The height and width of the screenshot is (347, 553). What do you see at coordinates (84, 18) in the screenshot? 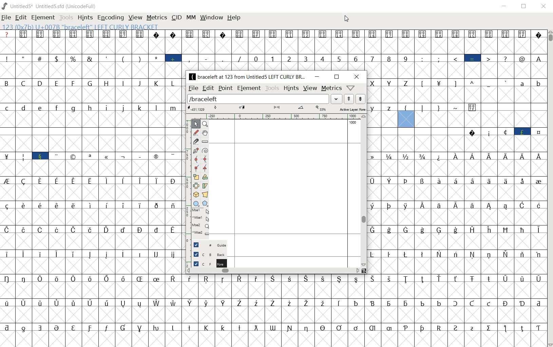
I see `hints` at bounding box center [84, 18].